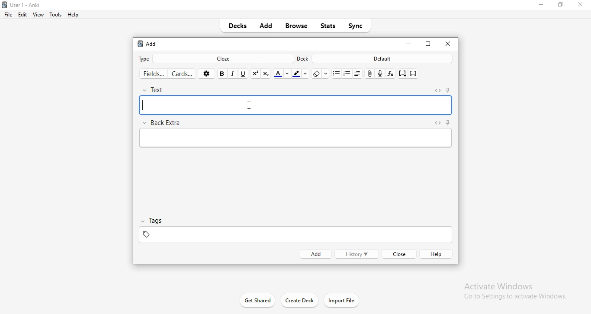 Image resolution: width=591 pixels, height=314 pixels. I want to click on restore, so click(559, 7).